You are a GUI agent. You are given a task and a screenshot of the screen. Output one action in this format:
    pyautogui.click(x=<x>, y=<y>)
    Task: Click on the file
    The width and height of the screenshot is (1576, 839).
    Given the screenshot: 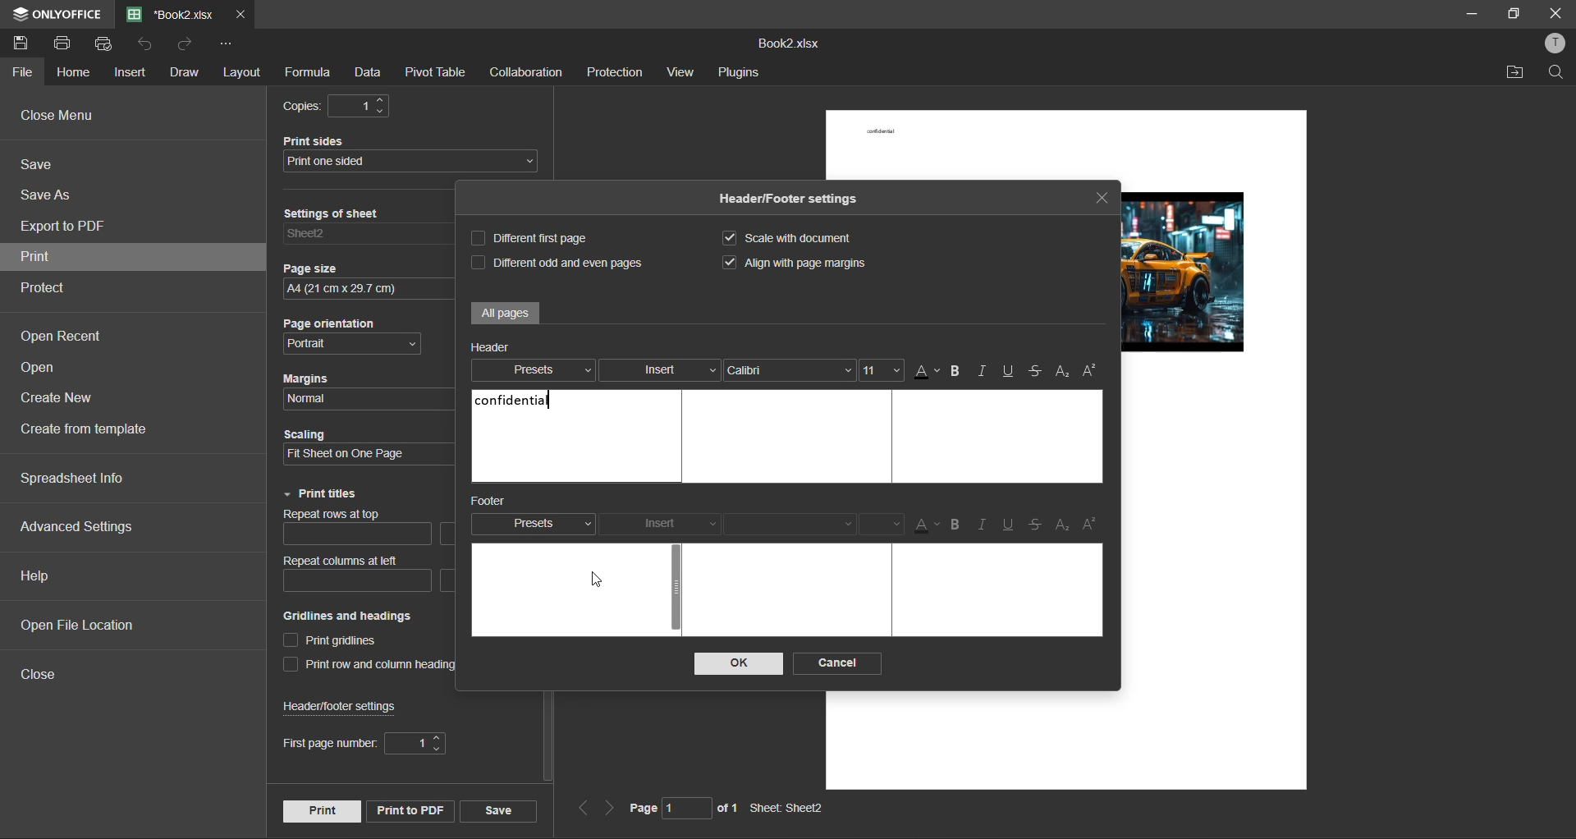 What is the action you would take?
    pyautogui.click(x=21, y=73)
    